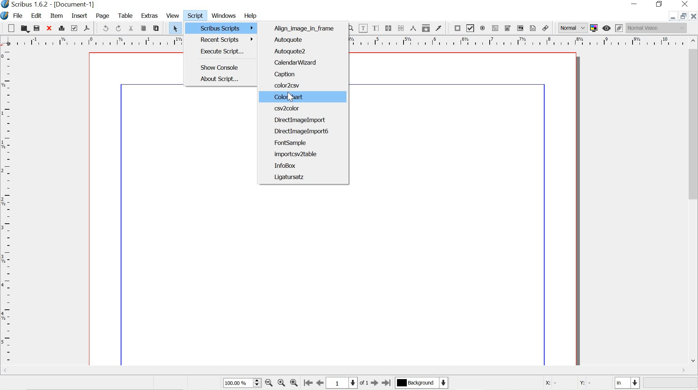  Describe the element at coordinates (496, 29) in the screenshot. I see `pdf text field` at that location.